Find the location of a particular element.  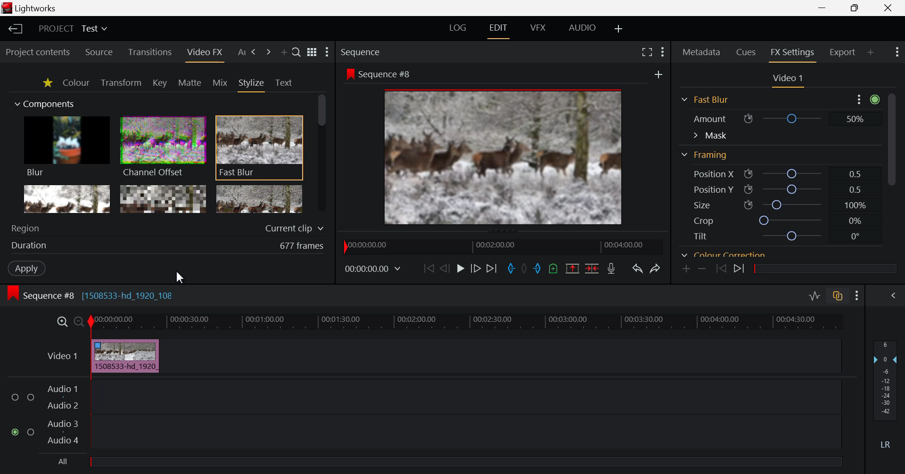

To End is located at coordinates (493, 269).